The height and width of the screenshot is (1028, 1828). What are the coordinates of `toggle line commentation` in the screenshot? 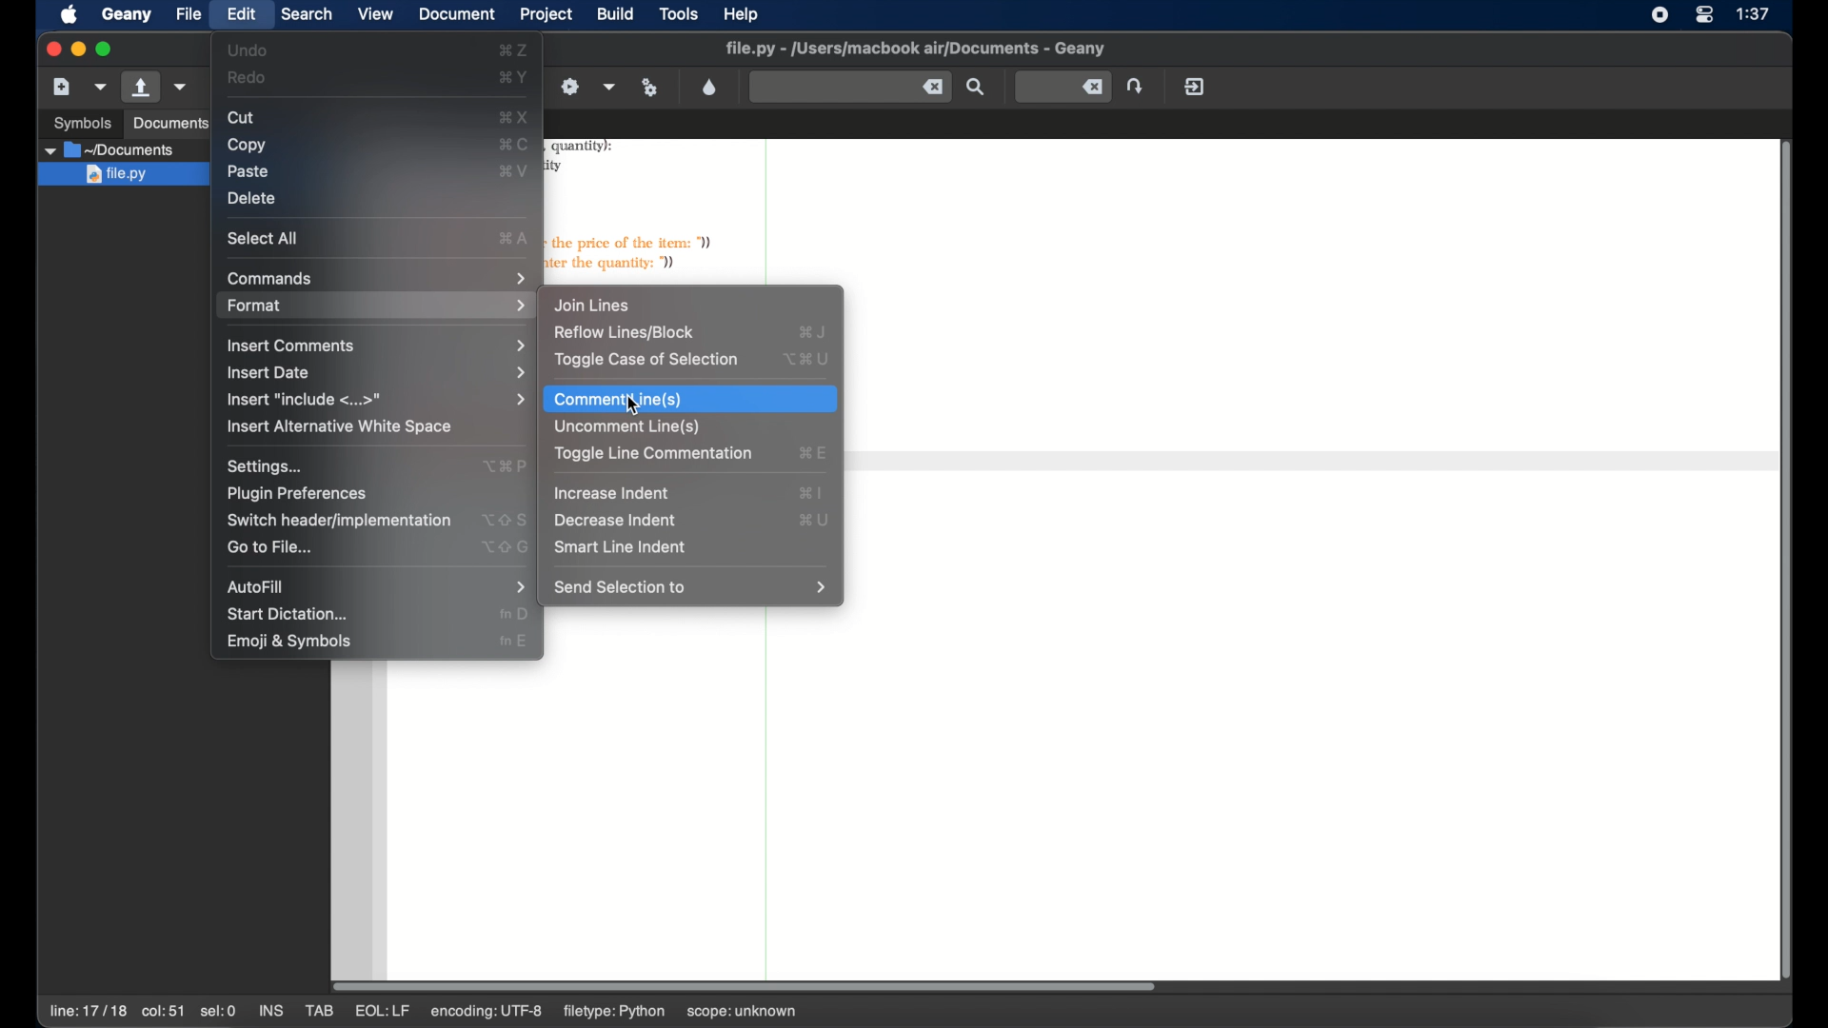 It's located at (815, 452).